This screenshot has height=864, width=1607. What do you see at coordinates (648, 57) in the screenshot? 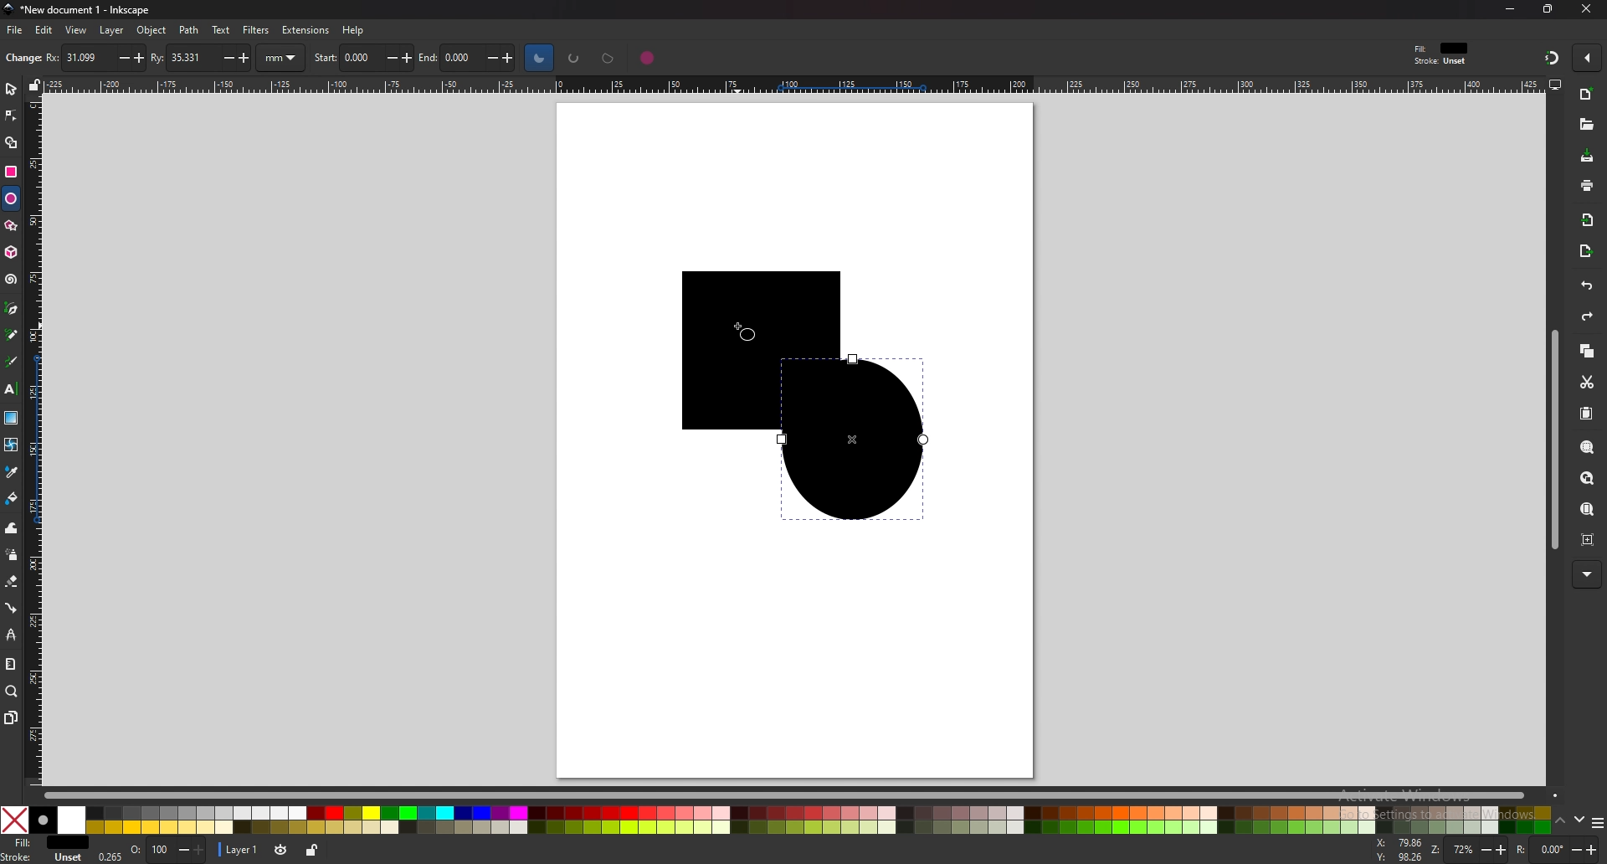
I see `whole ellipse` at bounding box center [648, 57].